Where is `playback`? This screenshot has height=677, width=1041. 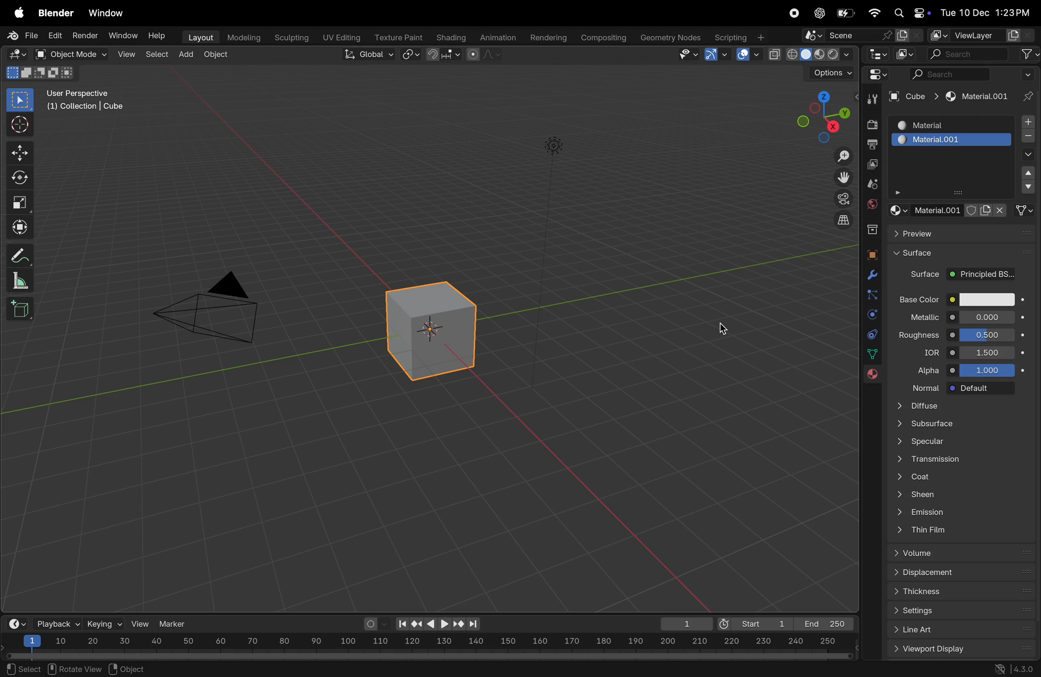 playback is located at coordinates (56, 623).